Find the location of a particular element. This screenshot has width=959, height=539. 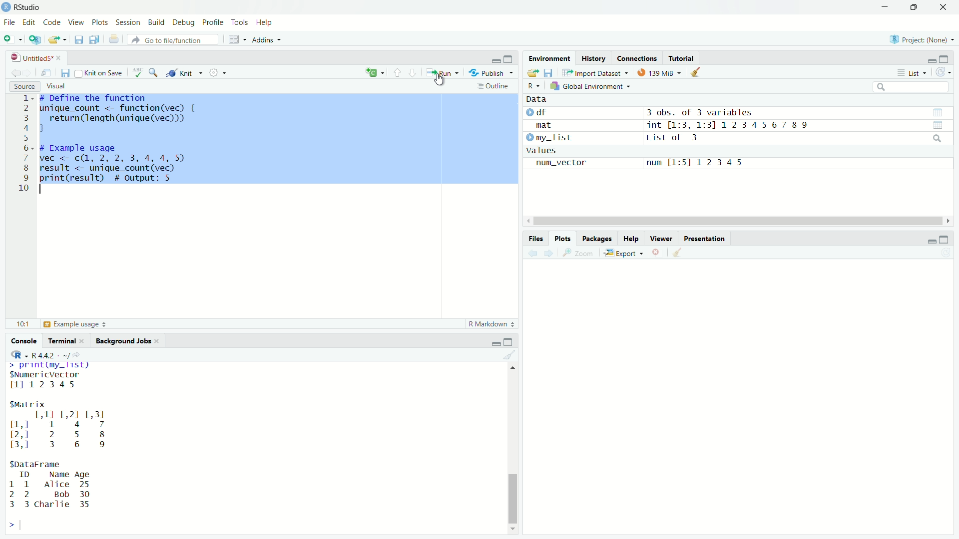

knit is located at coordinates (184, 73).